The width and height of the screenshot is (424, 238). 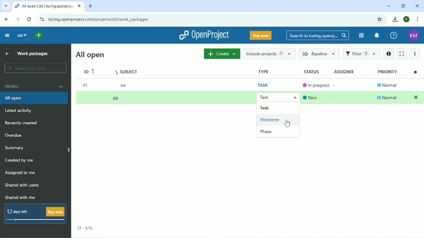 What do you see at coordinates (395, 19) in the screenshot?
I see `Downloads` at bounding box center [395, 19].